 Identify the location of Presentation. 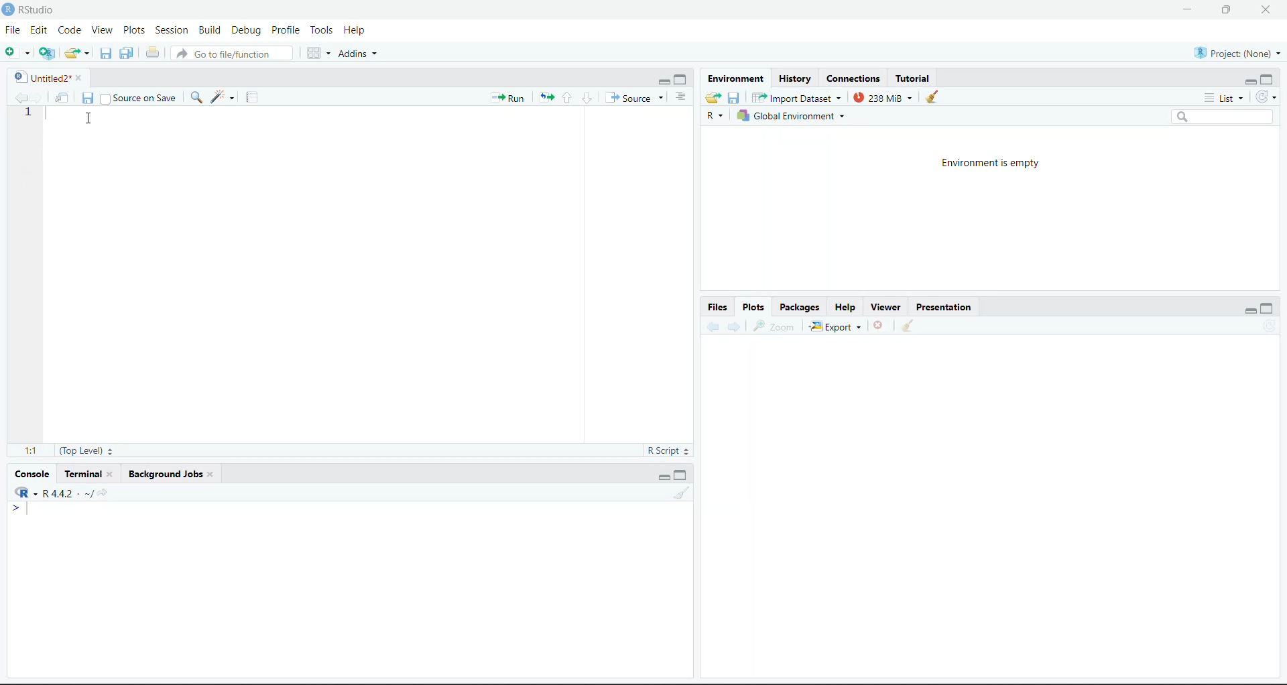
(944, 307).